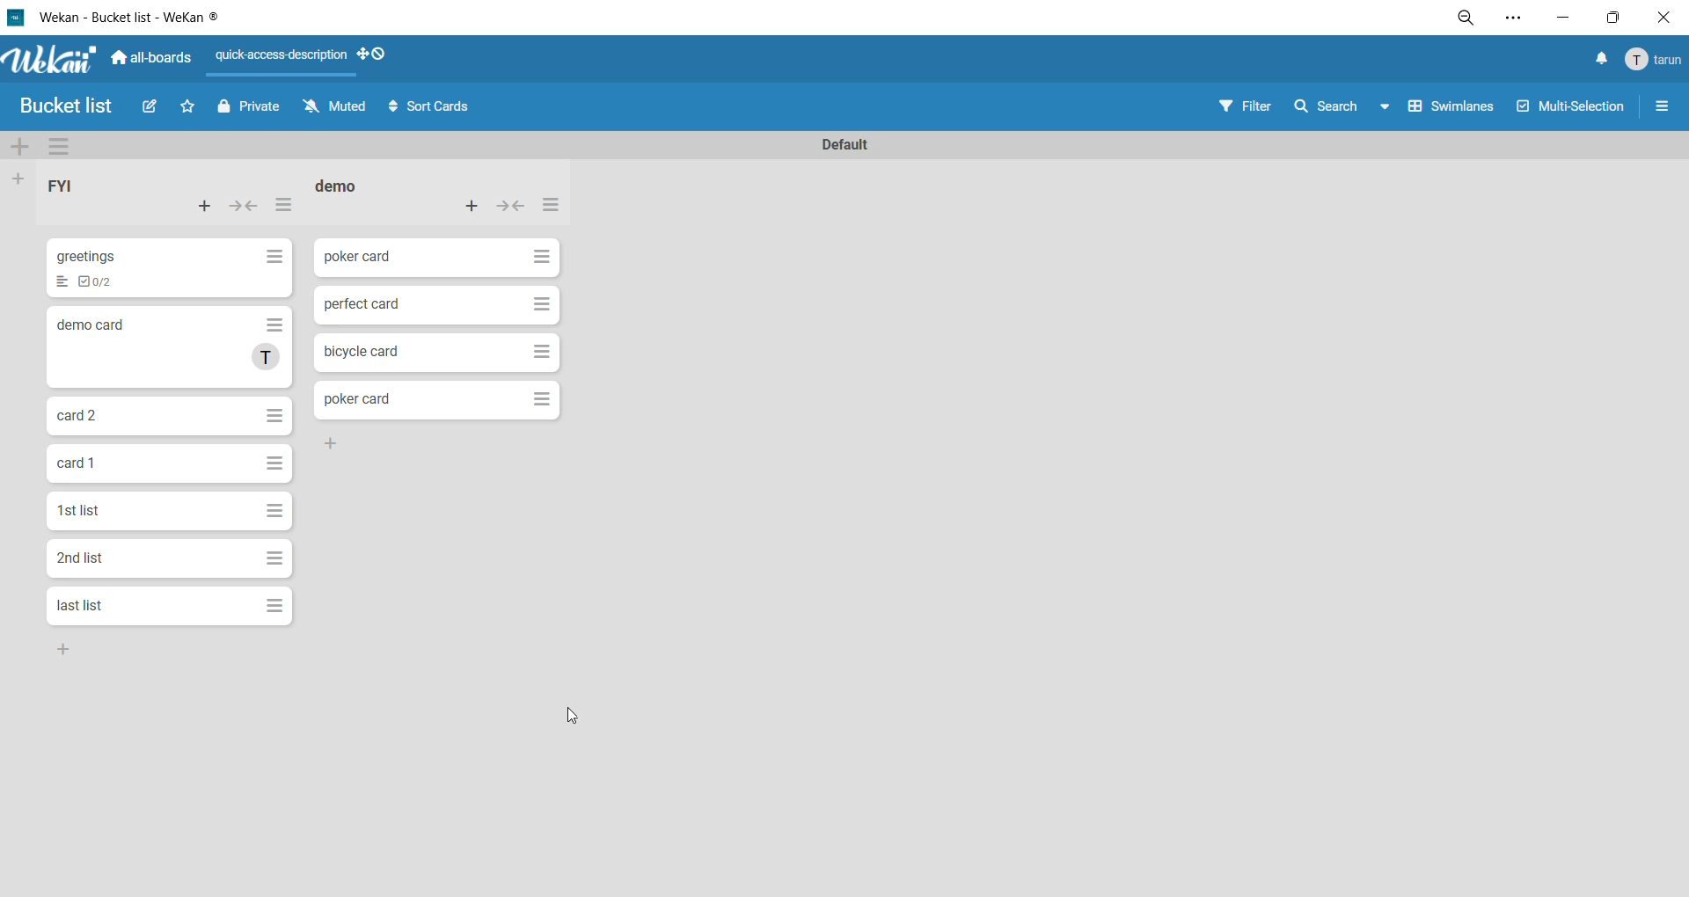 The height and width of the screenshot is (897, 1689). What do you see at coordinates (1597, 60) in the screenshot?
I see `notifications` at bounding box center [1597, 60].